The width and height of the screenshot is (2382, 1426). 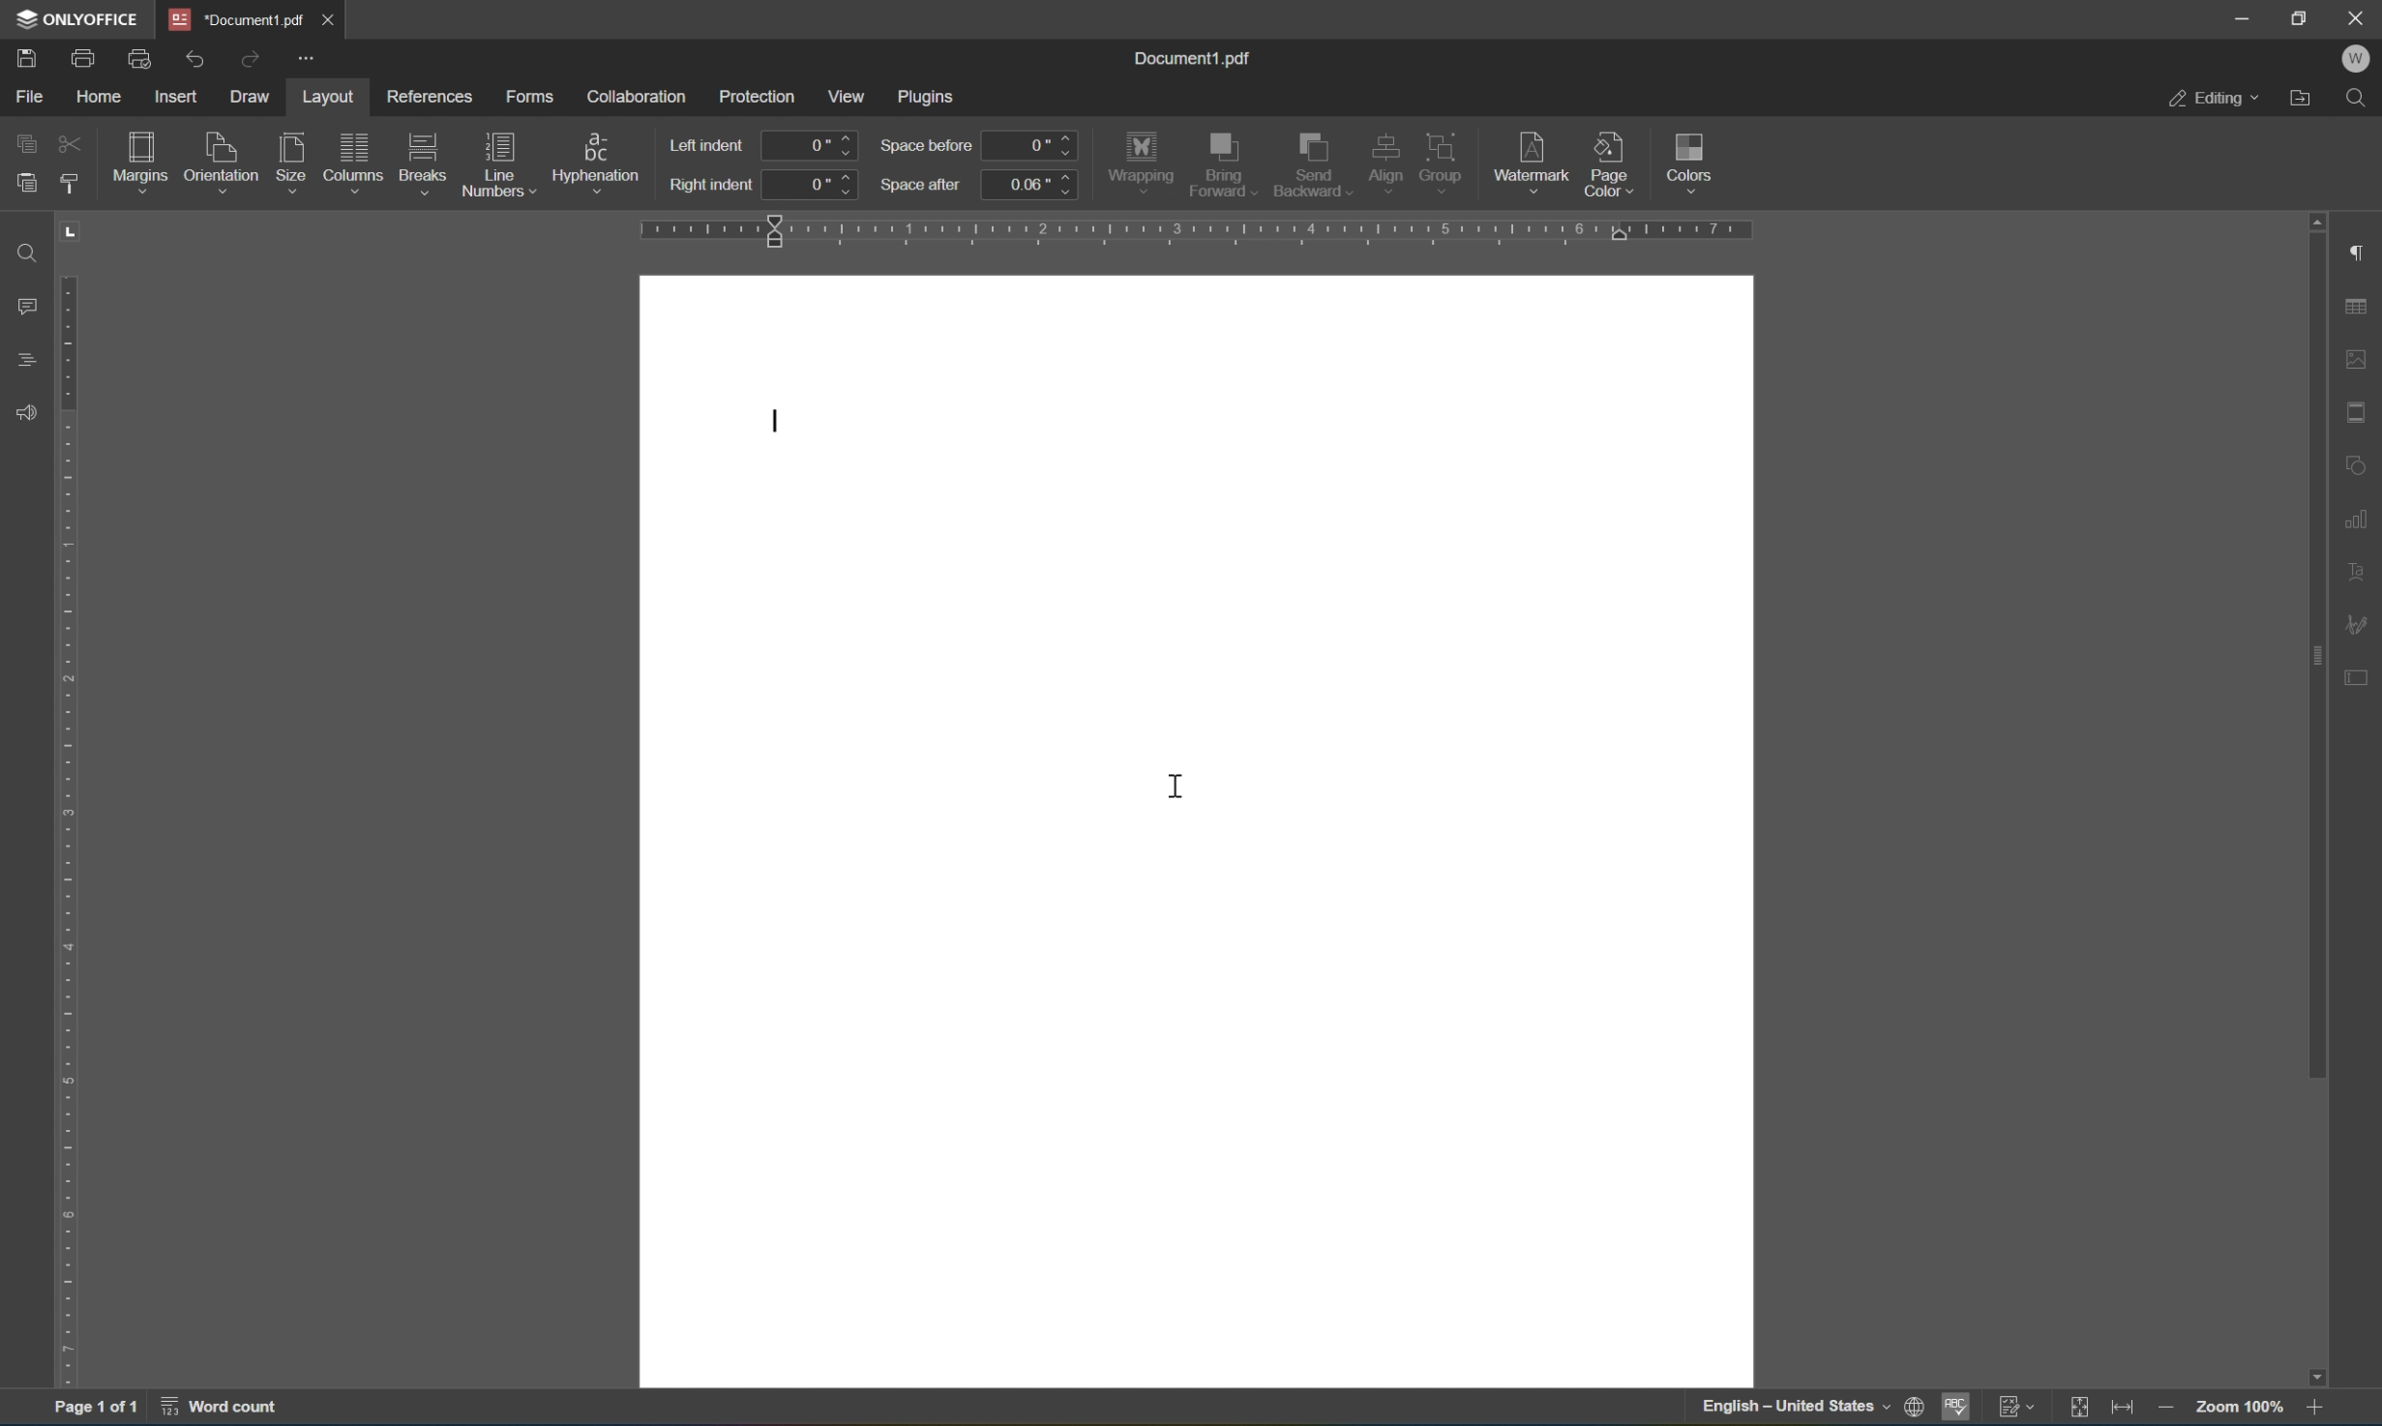 I want to click on customize quick access toolbar, so click(x=310, y=61).